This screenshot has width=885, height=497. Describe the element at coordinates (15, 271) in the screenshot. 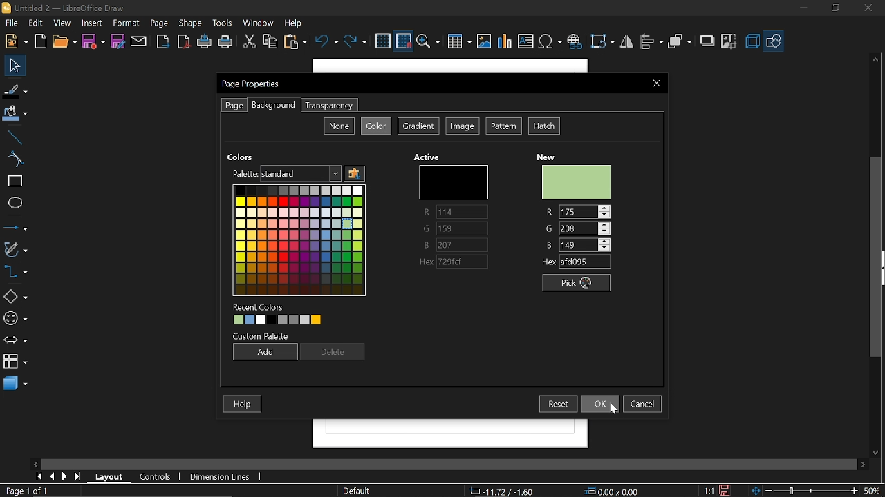

I see `Connectors` at that location.